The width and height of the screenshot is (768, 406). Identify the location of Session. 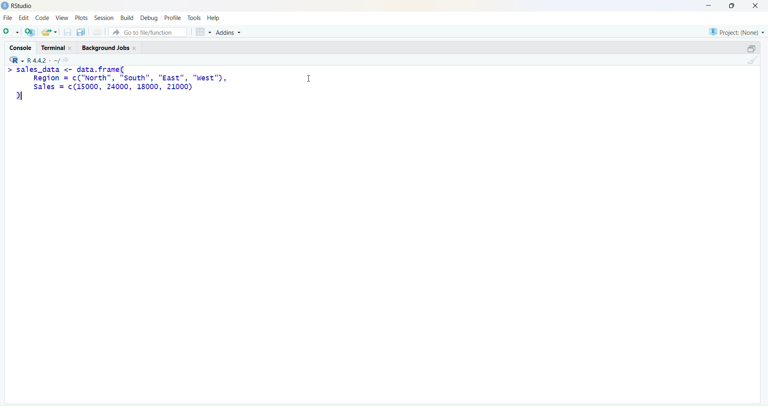
(103, 18).